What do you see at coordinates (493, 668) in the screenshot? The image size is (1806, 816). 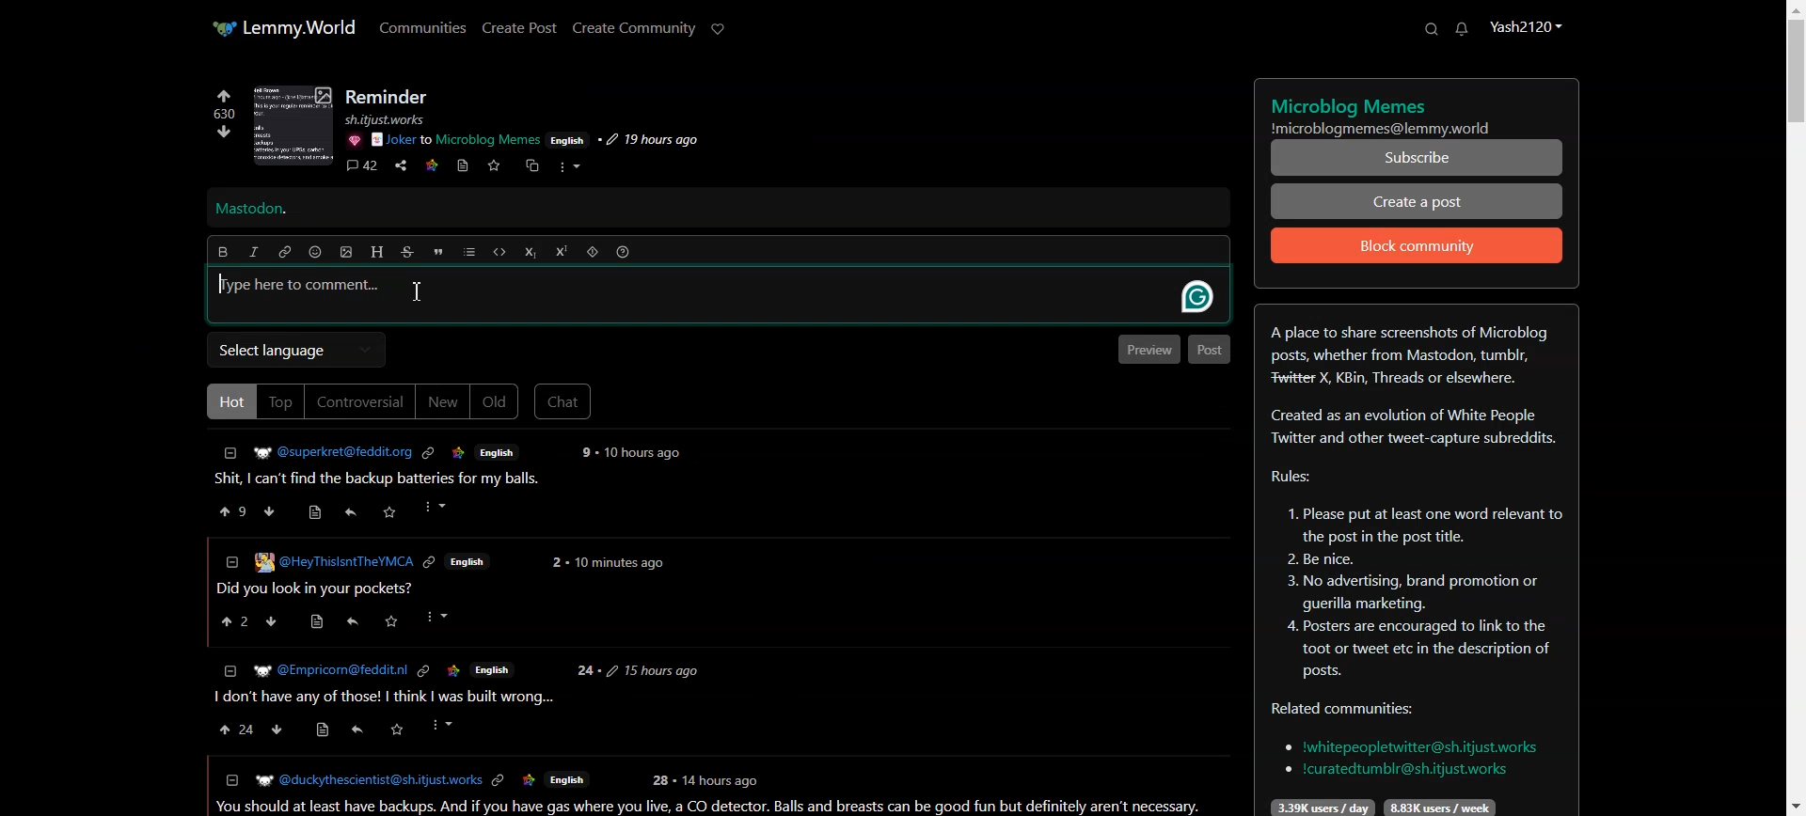 I see `` at bounding box center [493, 668].